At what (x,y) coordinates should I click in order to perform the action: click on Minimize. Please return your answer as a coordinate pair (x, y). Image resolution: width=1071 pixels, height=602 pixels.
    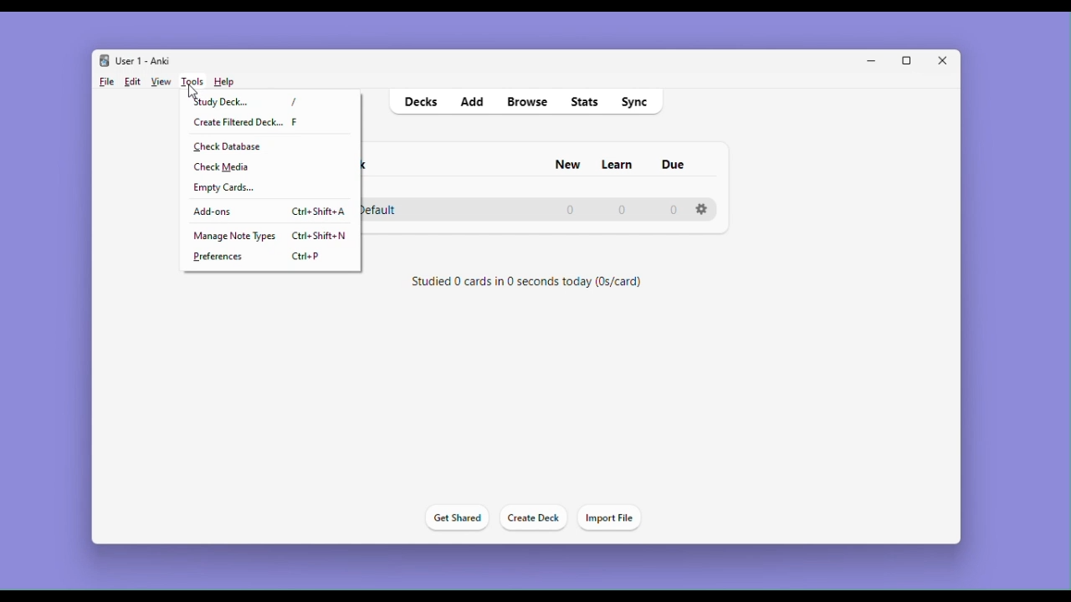
    Looking at the image, I should click on (874, 61).